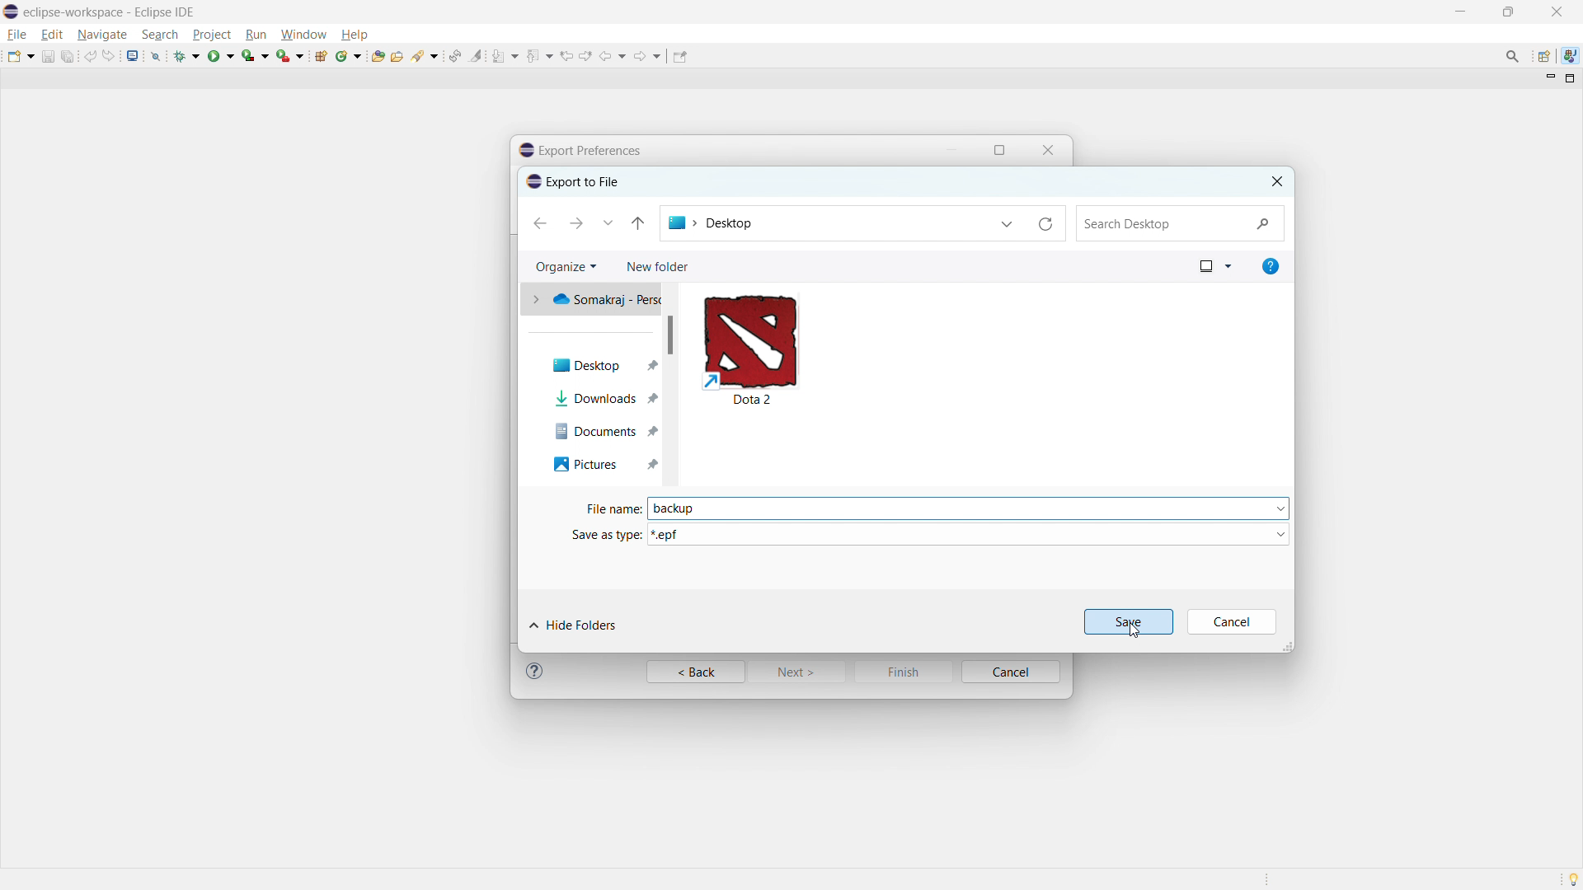  I want to click on maximize view, so click(1571, 78).